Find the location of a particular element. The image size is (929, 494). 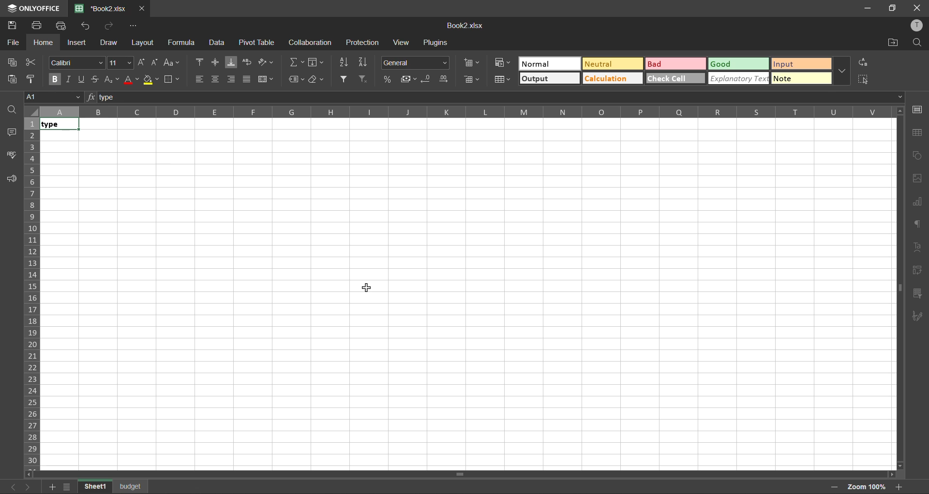

number format is located at coordinates (416, 63).